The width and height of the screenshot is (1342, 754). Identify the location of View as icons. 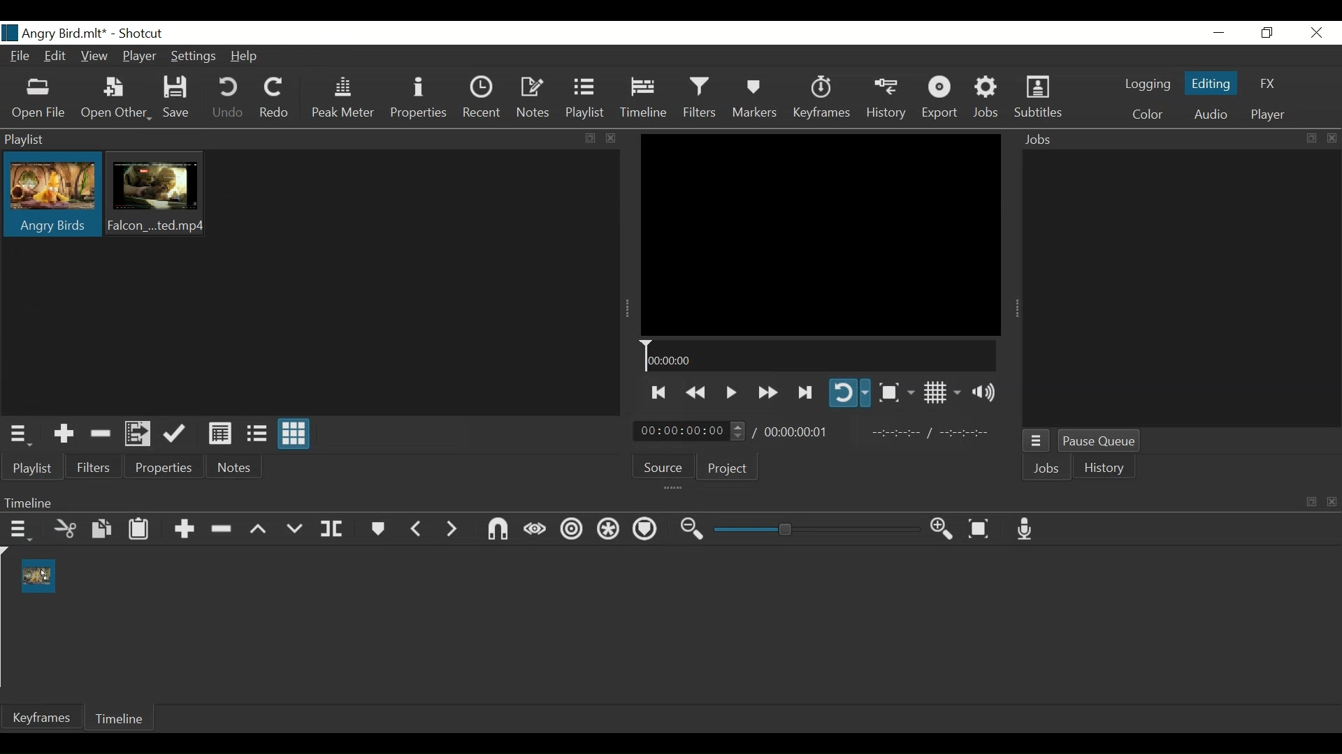
(295, 435).